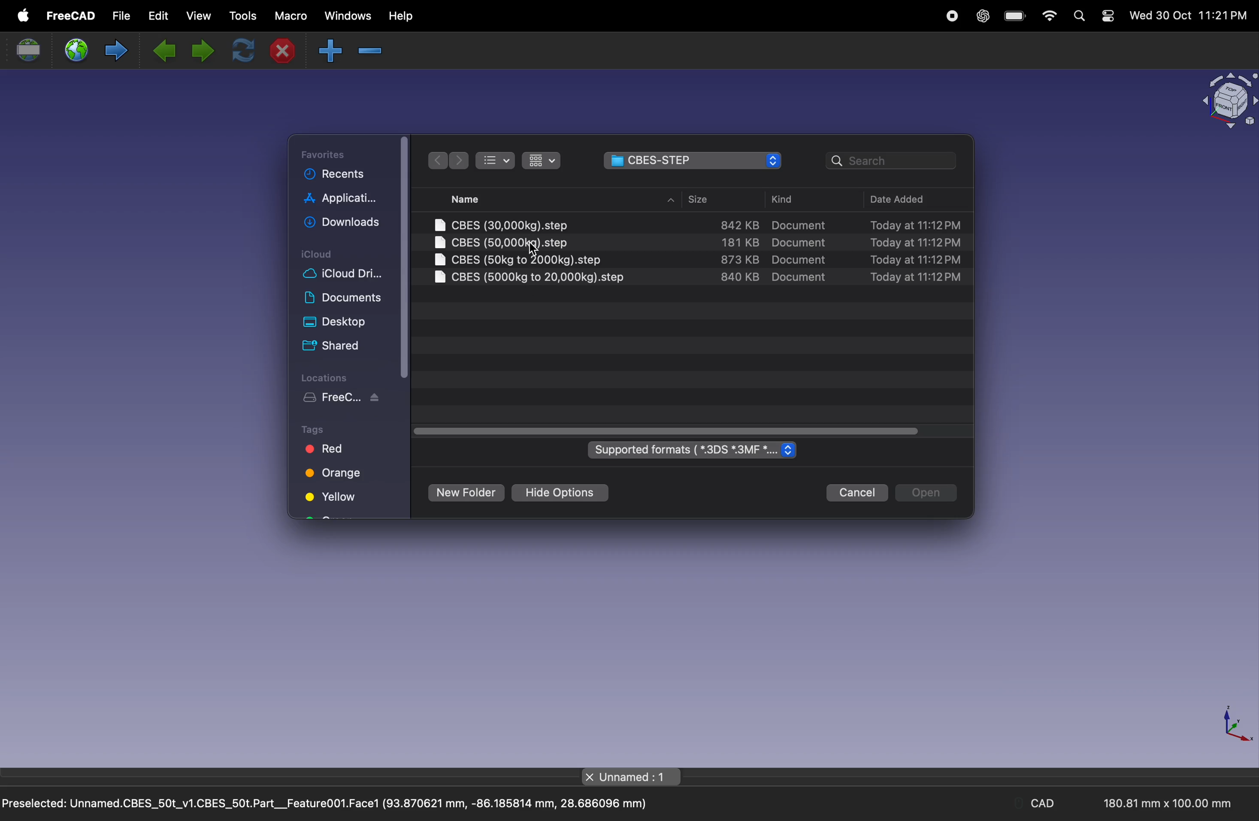  Describe the element at coordinates (1107, 16) in the screenshot. I see `settings` at that location.